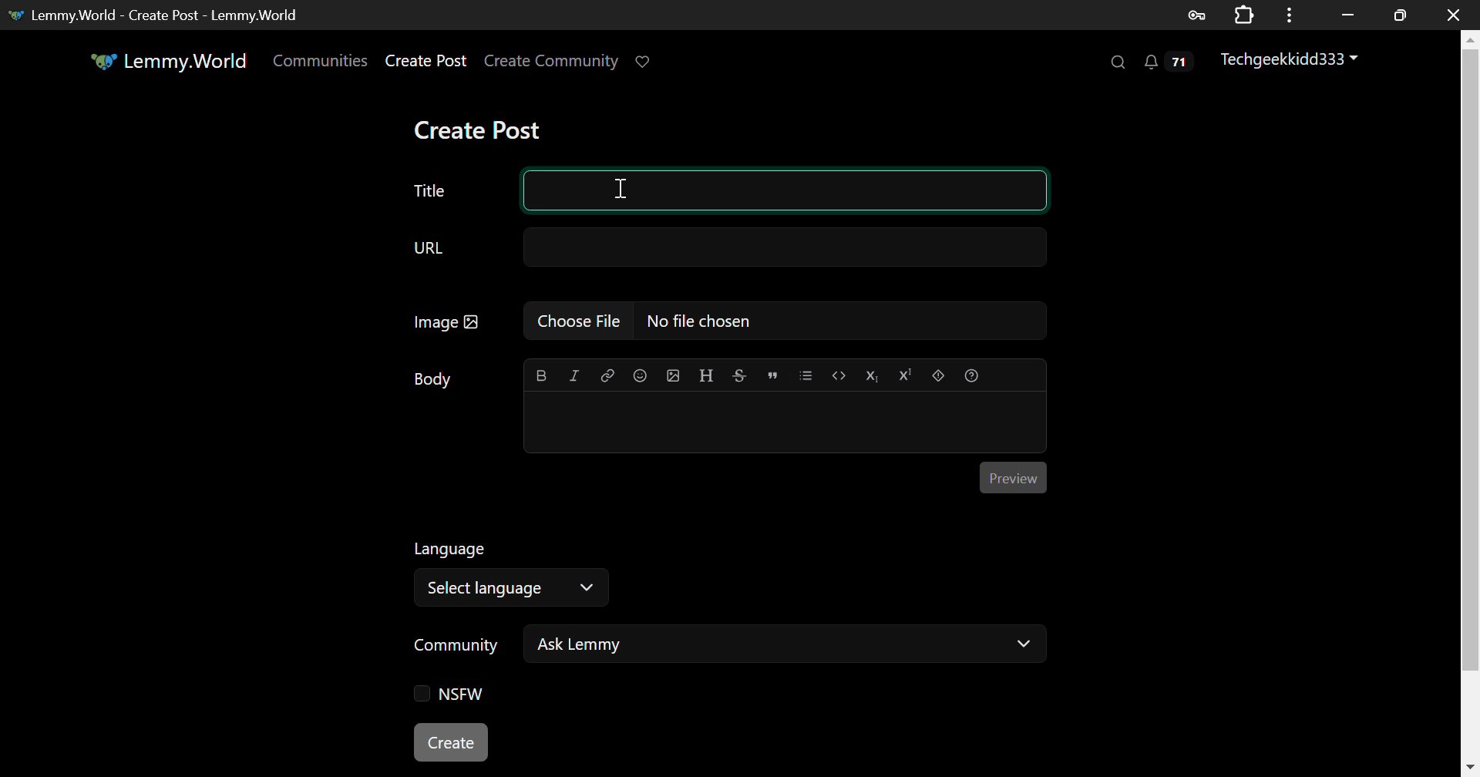  Describe the element at coordinates (722, 327) in the screenshot. I see `Image Field` at that location.